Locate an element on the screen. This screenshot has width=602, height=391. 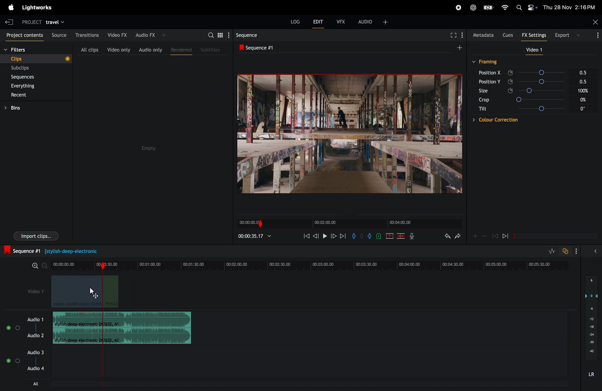
source is located at coordinates (58, 35).